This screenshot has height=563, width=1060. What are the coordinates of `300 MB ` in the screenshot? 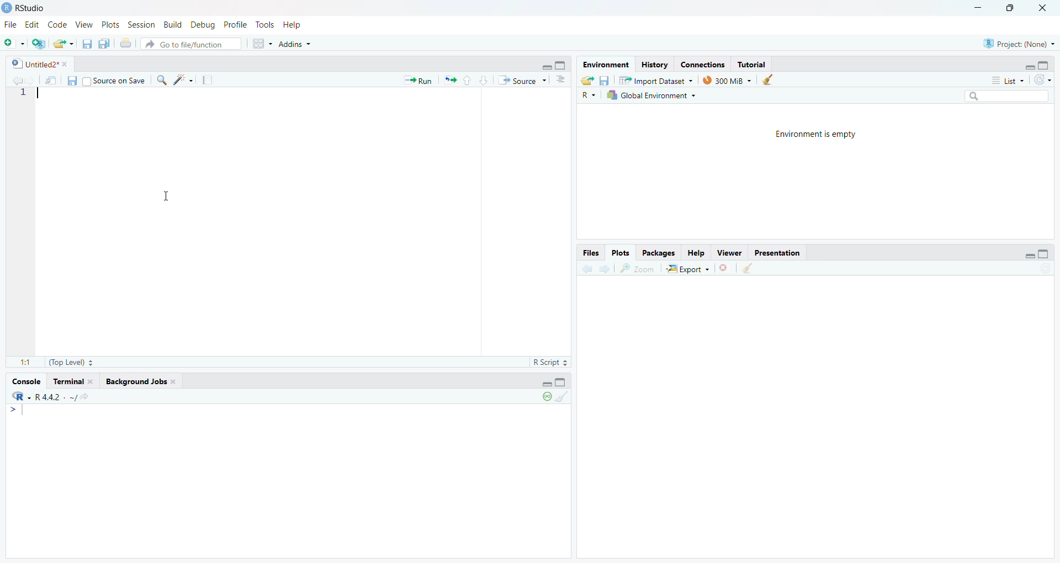 It's located at (728, 80).